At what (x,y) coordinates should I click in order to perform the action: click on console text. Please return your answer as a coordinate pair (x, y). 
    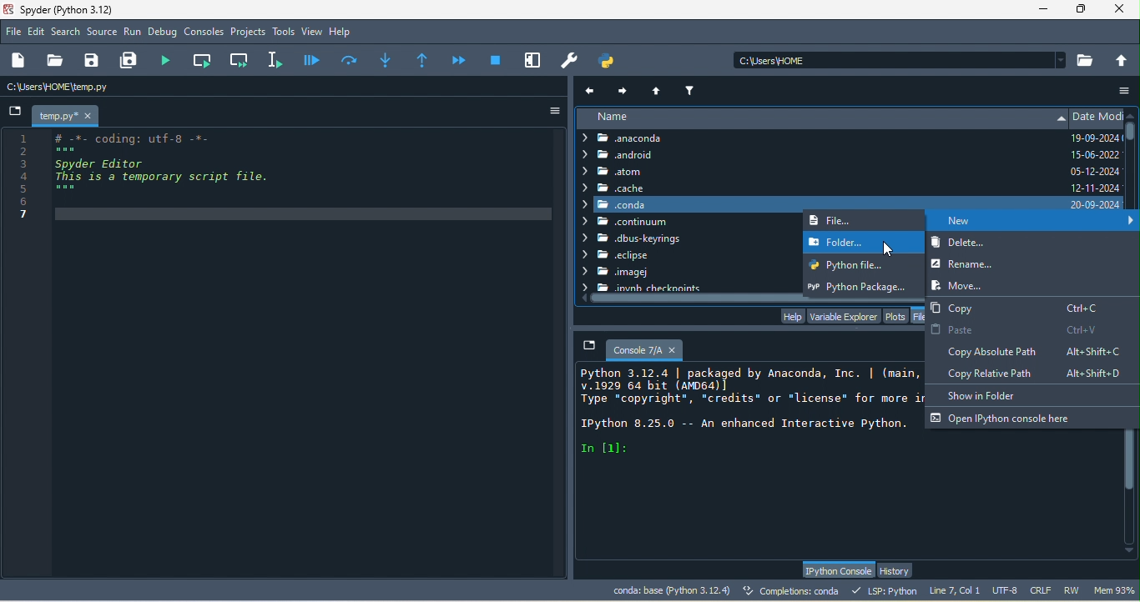
    Looking at the image, I should click on (749, 411).